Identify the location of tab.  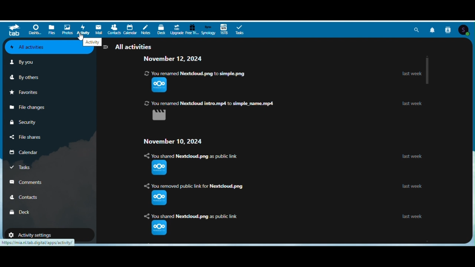
(14, 30).